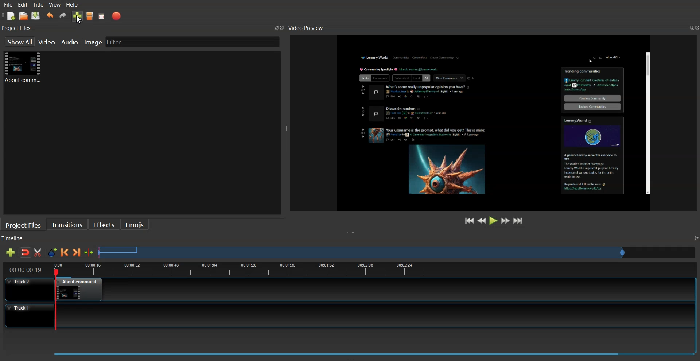 This screenshot has width=700, height=361. Describe the element at coordinates (36, 16) in the screenshot. I see `Saved Project` at that location.